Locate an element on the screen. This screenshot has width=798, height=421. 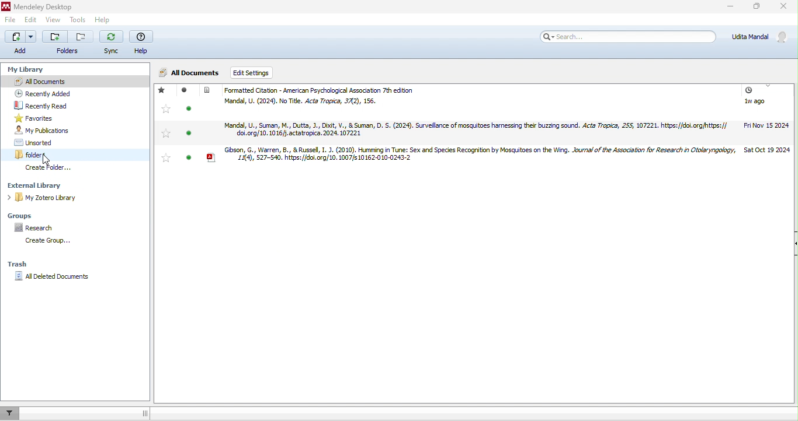
Gbeon, G., Warren, B., & Russel, 1. J. (2010). Humming in Tune: Sex and Spedies Recognition by Mosquitoes on the Wing. Jouma/of the Association for Research ih Otolaryngobogy,
11(4), 527-540. https: //doi.org/10,1007/510162-010-0243-2 is located at coordinates (480, 154).